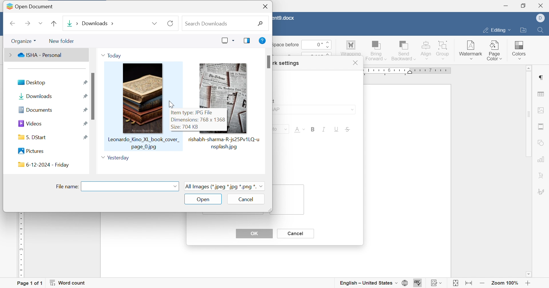 The width and height of the screenshot is (549, 288). Describe the element at coordinates (468, 284) in the screenshot. I see `fit to width` at that location.